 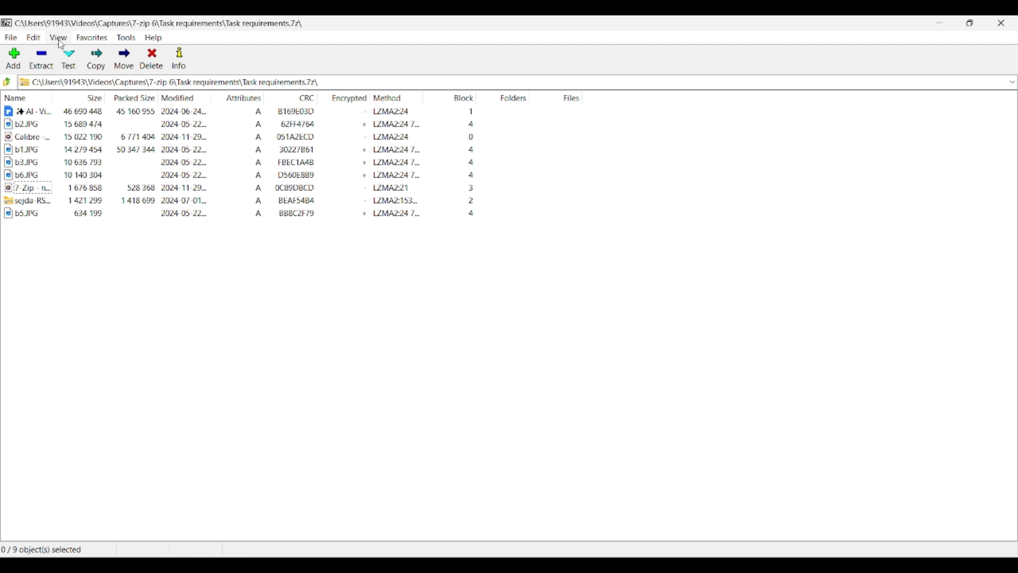 I want to click on Info, so click(x=179, y=58).